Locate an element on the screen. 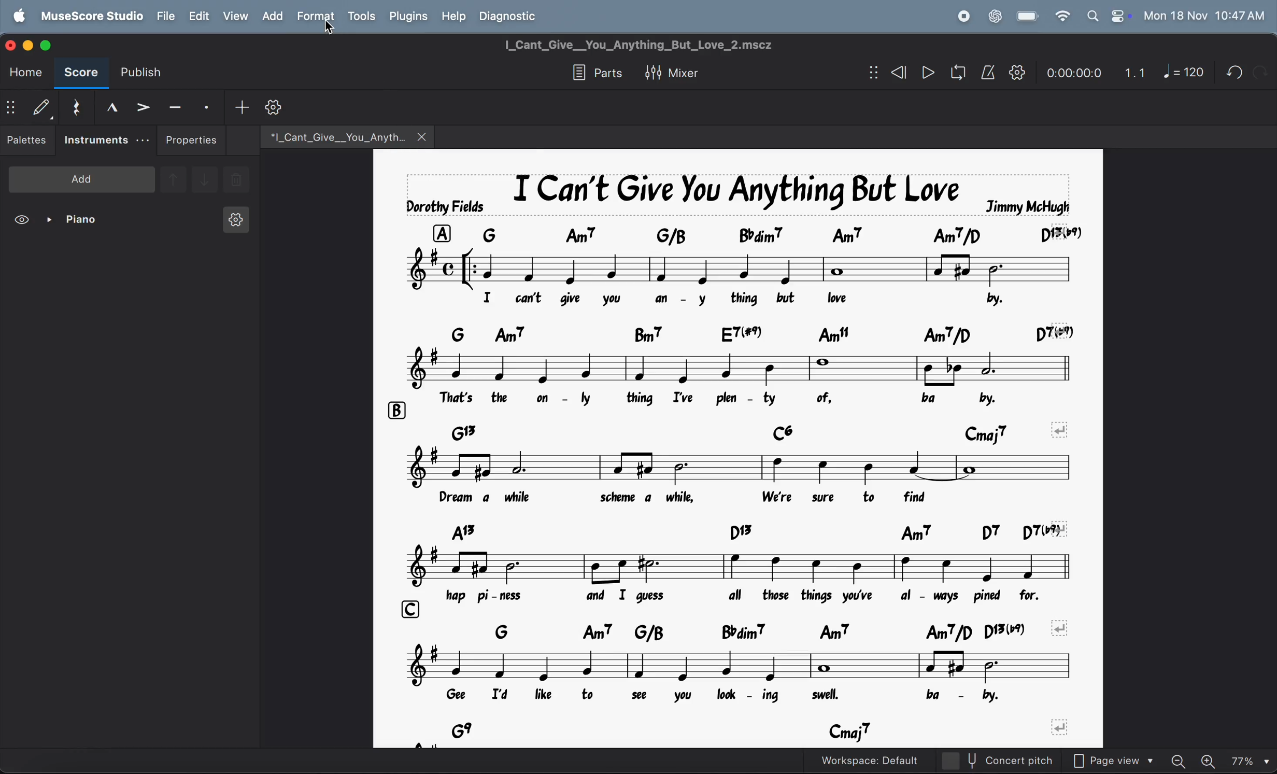  rewind is located at coordinates (897, 73).